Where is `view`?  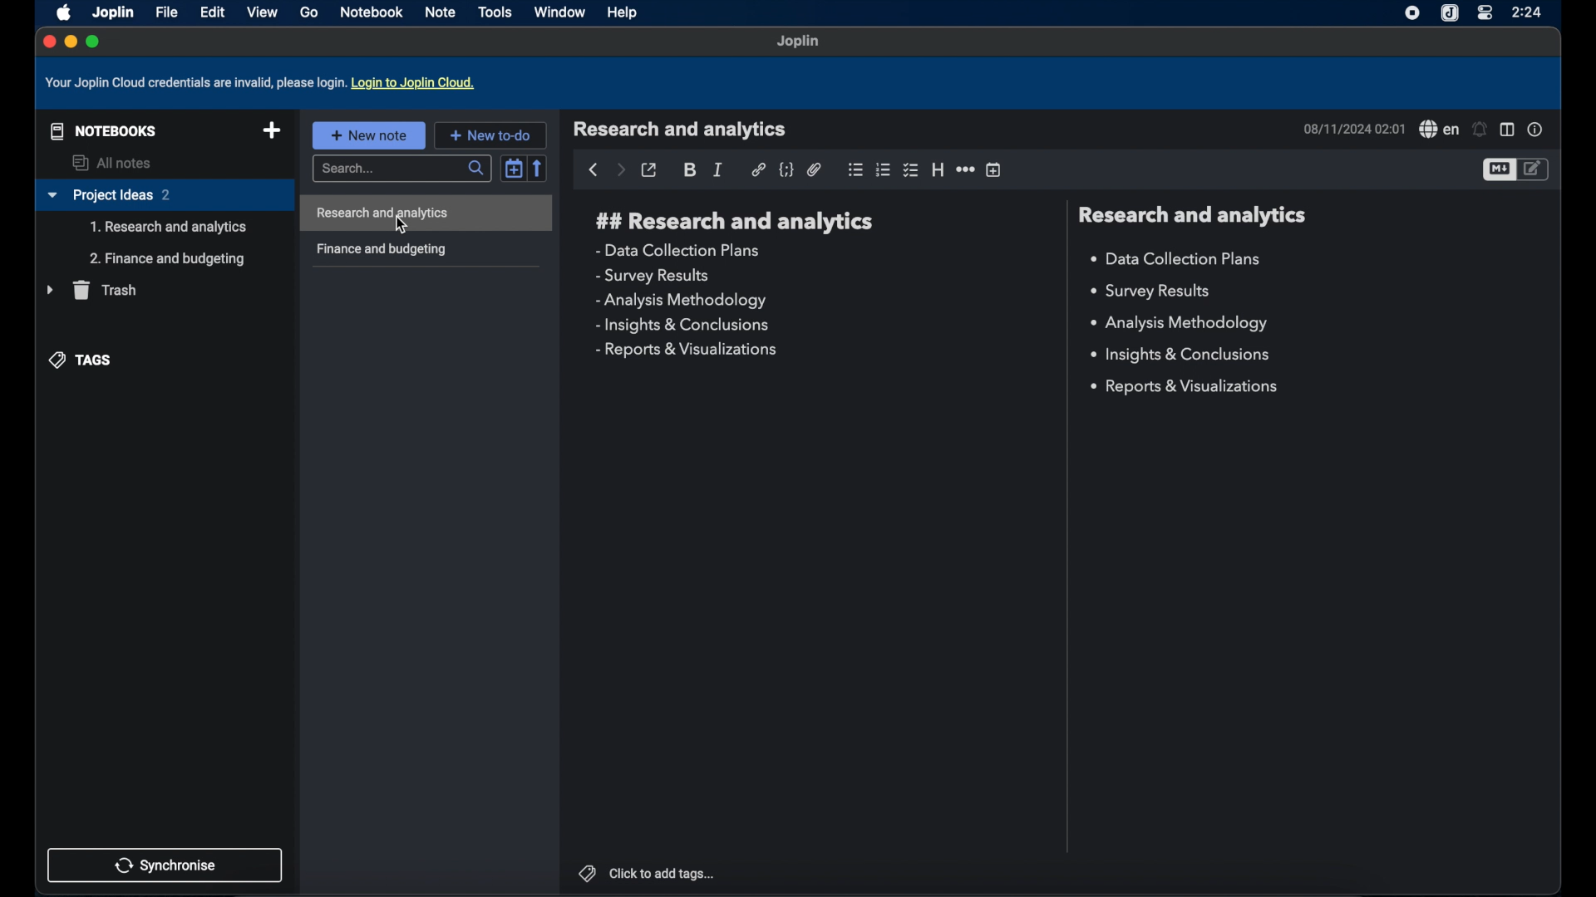 view is located at coordinates (262, 12).